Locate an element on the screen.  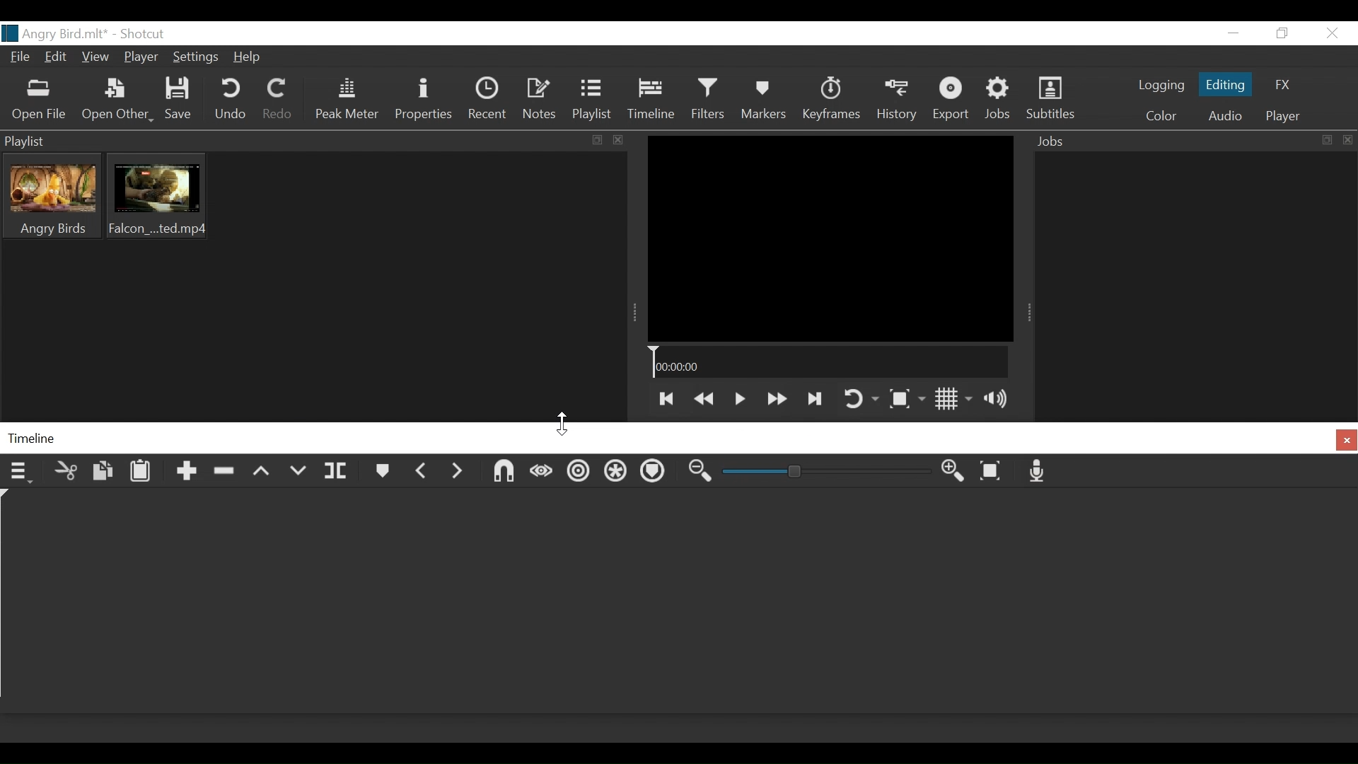
Properties is located at coordinates (423, 100).